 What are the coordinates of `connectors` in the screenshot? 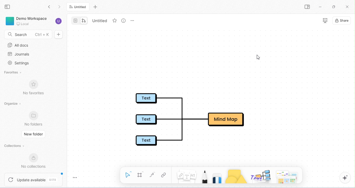 It's located at (152, 175).